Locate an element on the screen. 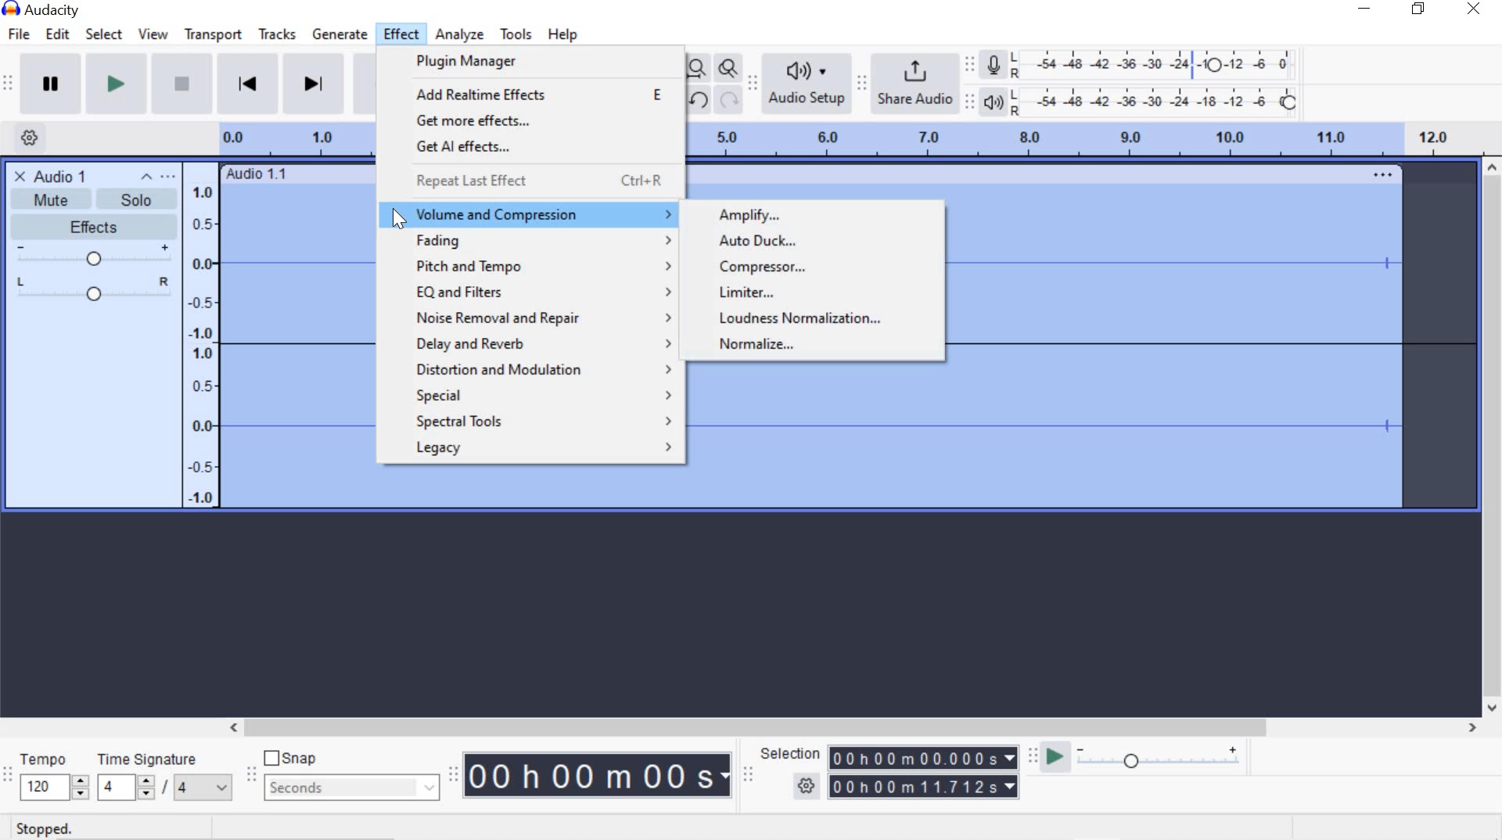 This screenshot has height=840, width=1502. view is located at coordinates (154, 34).